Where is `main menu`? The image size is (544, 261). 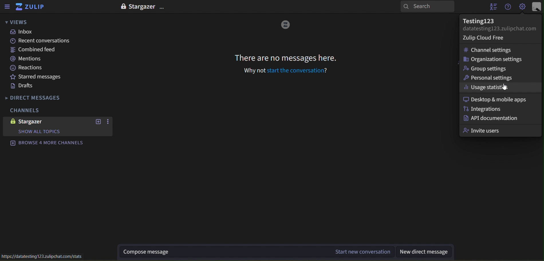 main menu is located at coordinates (521, 6).